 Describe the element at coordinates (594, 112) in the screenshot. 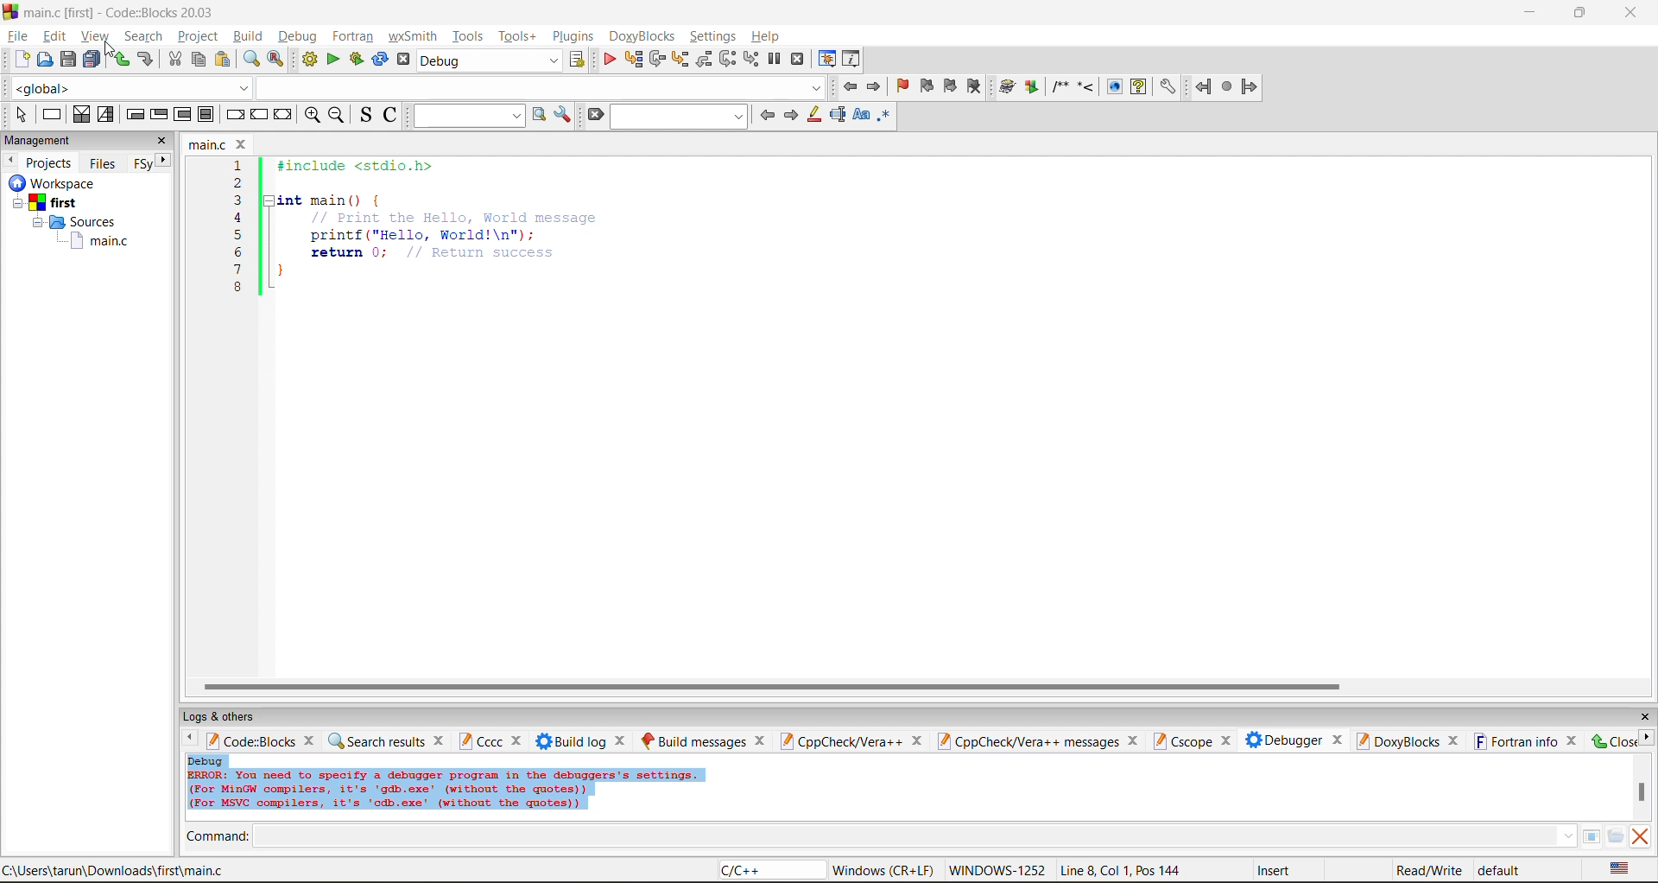

I see `clear` at that location.